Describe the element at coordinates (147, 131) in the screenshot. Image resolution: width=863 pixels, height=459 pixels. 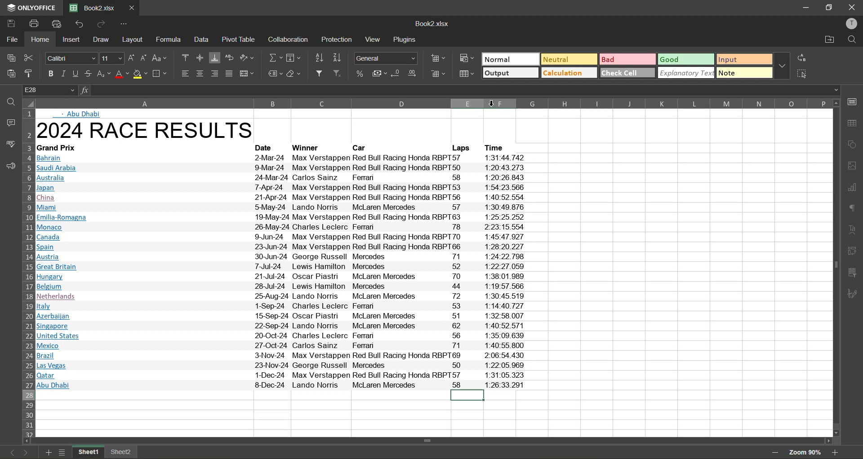
I see `2024 RACE RESULTS` at that location.